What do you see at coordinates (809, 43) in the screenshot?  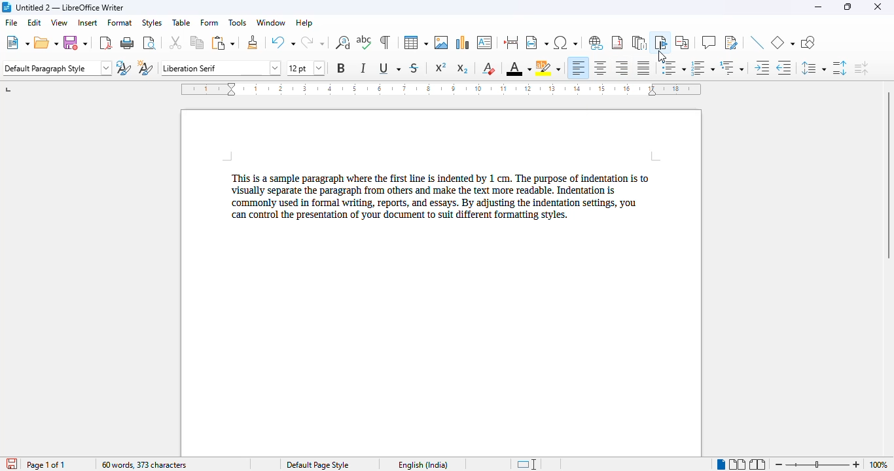 I see `show draw functions` at bounding box center [809, 43].